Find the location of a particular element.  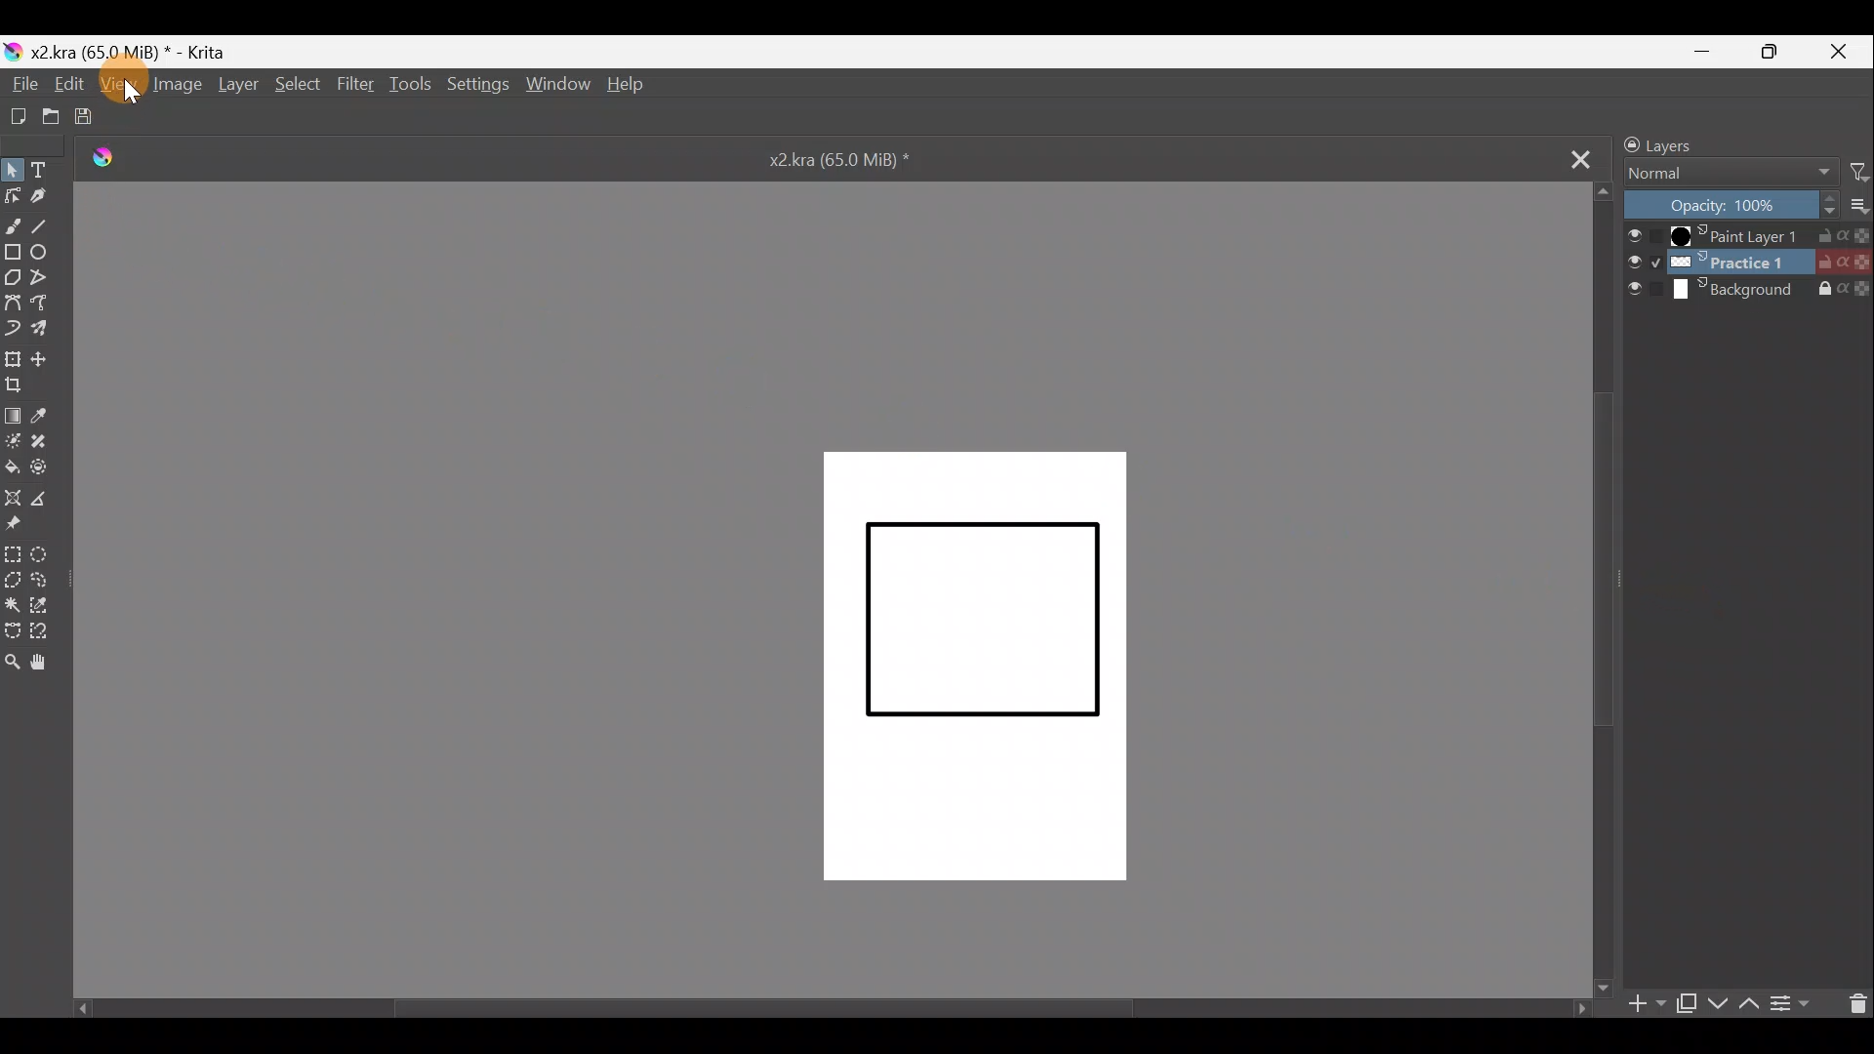

Settings is located at coordinates (477, 82).